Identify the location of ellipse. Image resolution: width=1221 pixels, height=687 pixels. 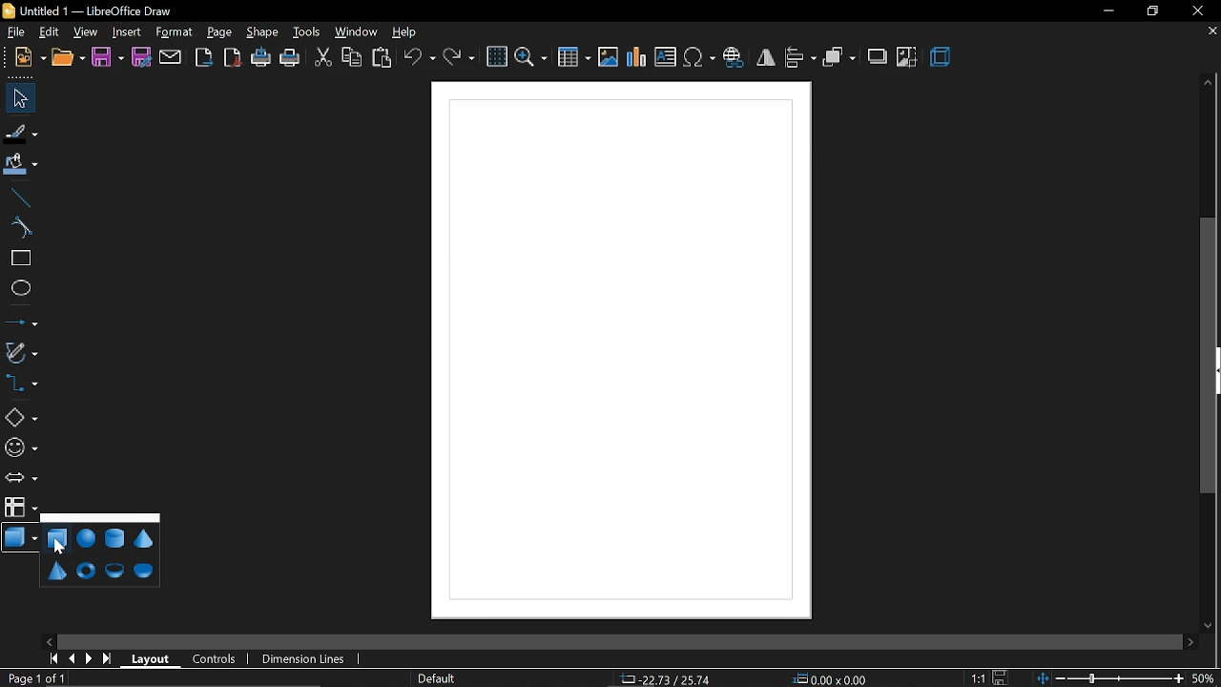
(22, 290).